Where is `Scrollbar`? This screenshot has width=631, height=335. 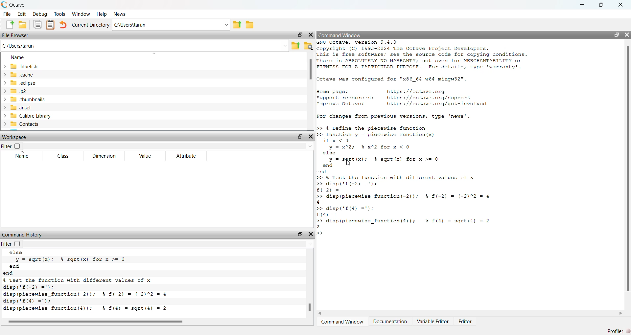 Scrollbar is located at coordinates (308, 307).